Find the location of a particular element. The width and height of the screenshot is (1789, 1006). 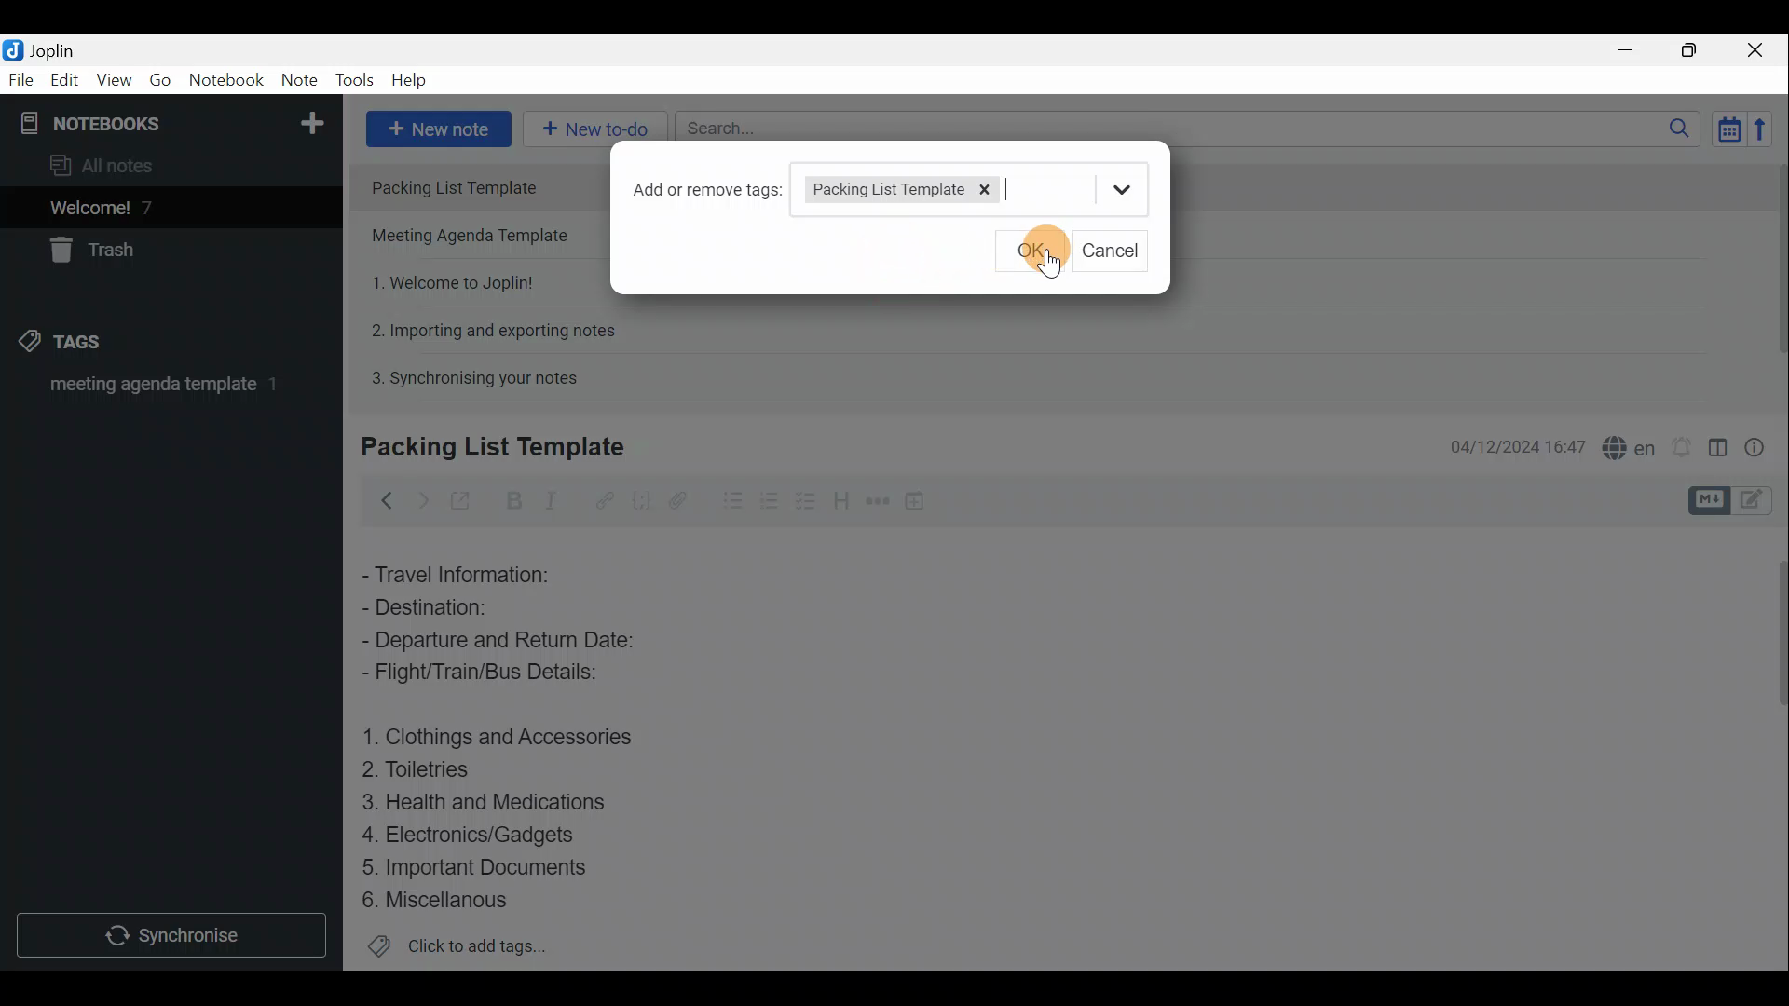

Bold is located at coordinates (512, 499).